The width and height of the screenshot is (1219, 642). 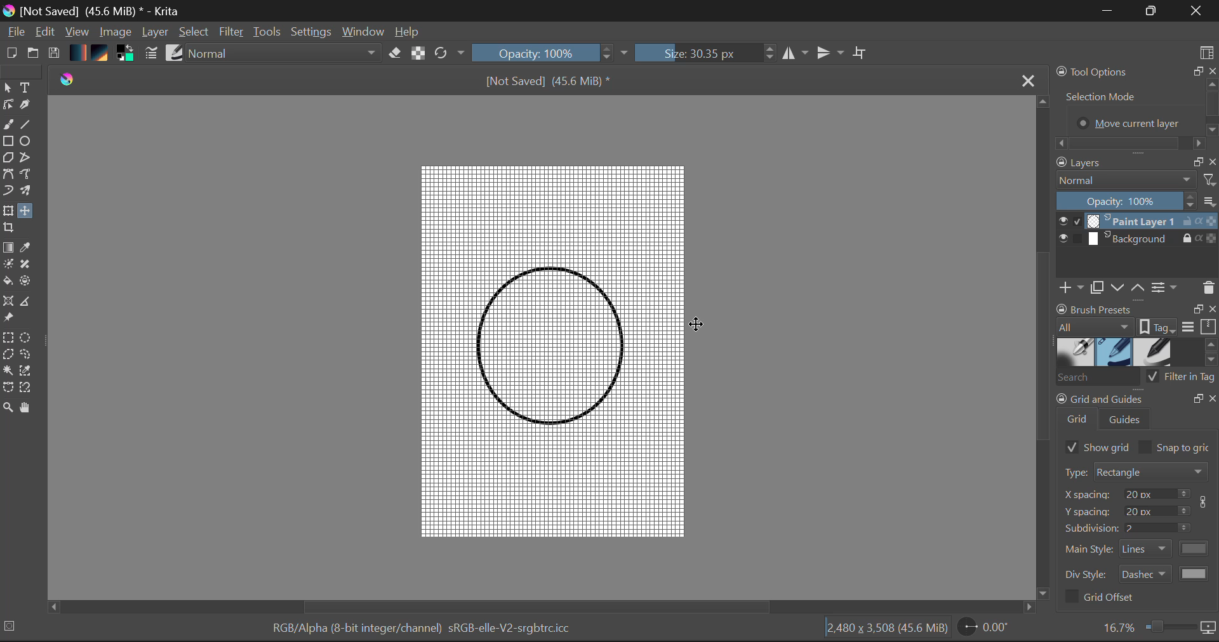 What do you see at coordinates (8, 318) in the screenshot?
I see `Reference Images` at bounding box center [8, 318].